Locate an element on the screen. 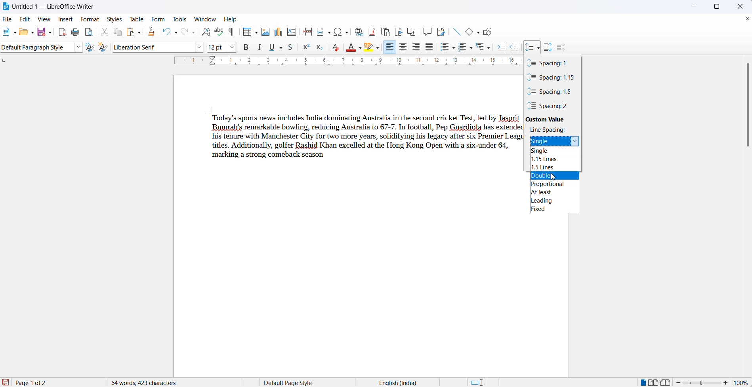 Image resolution: width=752 pixels, height=387 pixels. B is located at coordinates (247, 47).